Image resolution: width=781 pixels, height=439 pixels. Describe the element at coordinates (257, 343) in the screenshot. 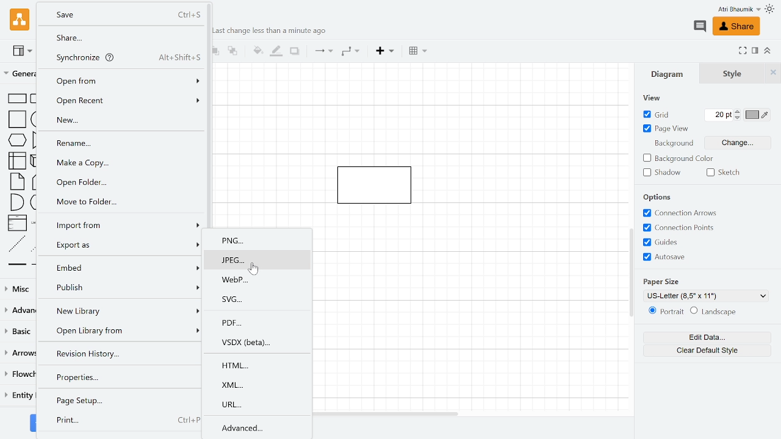

I see `VSDX(beta)` at that location.